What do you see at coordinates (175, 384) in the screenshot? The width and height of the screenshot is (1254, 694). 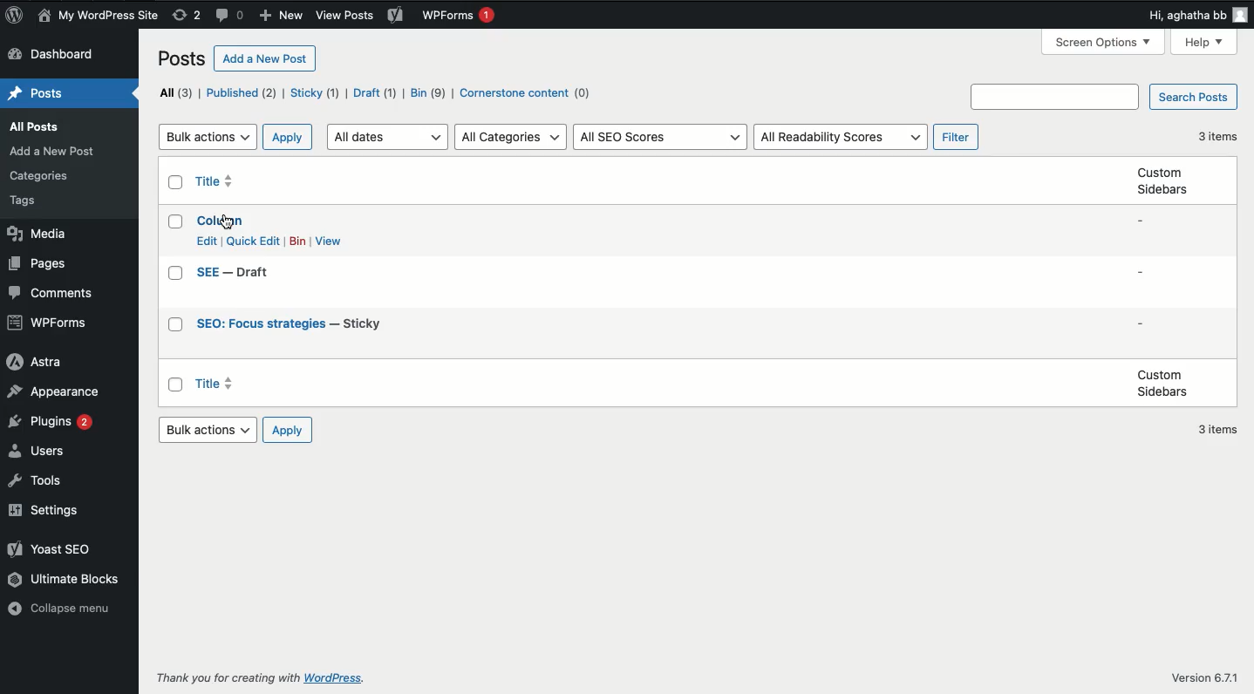 I see `Checkbox` at bounding box center [175, 384].